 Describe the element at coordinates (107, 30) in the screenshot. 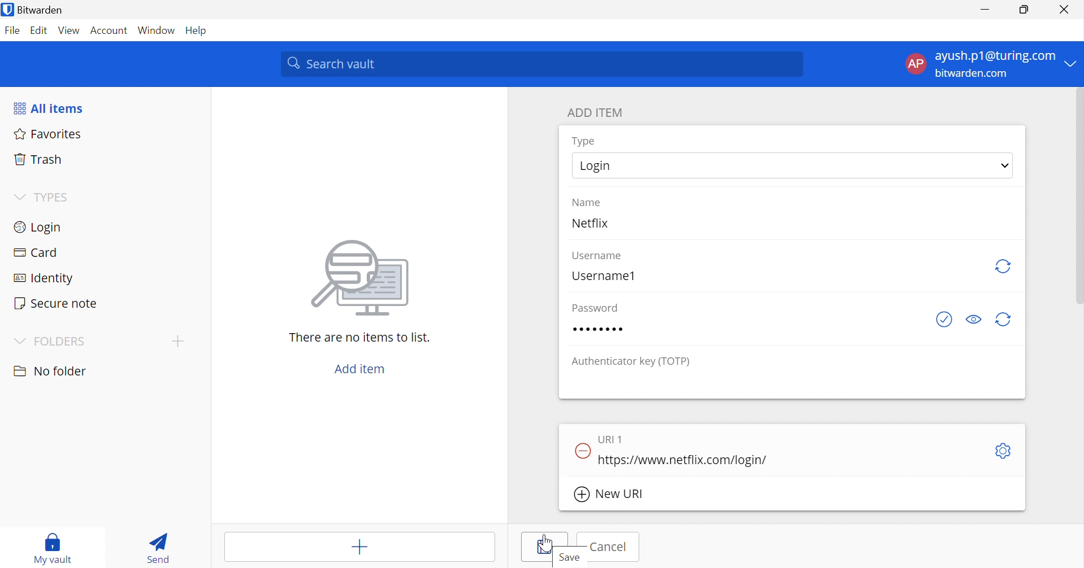

I see `Account` at that location.